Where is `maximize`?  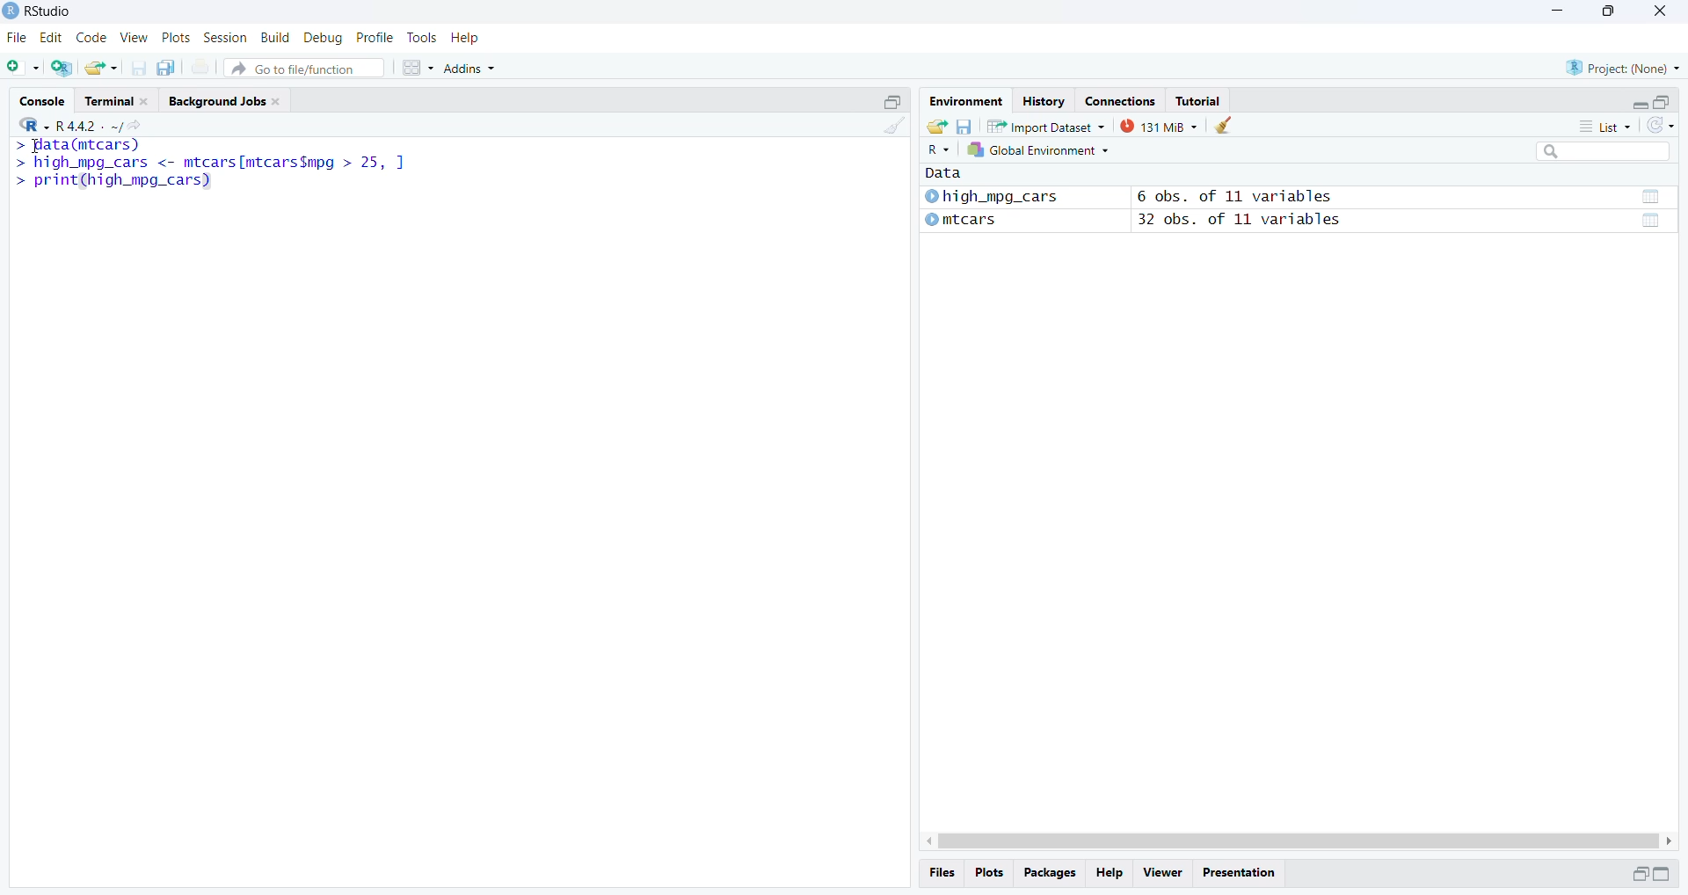 maximize is located at coordinates (1663, 103).